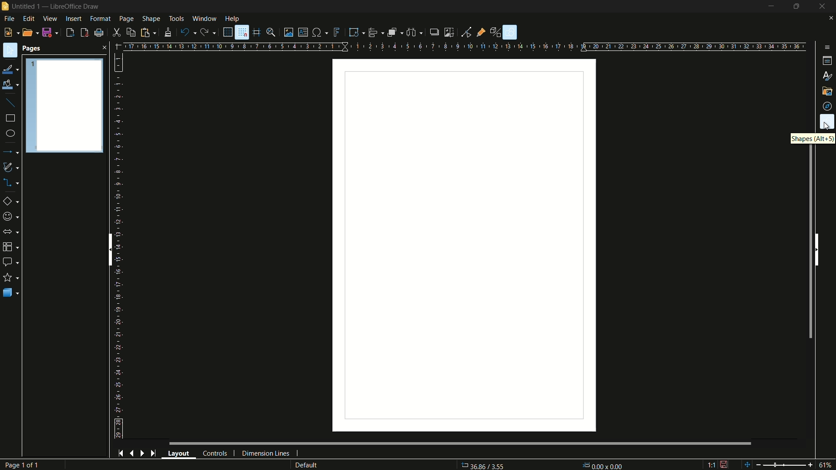 This screenshot has width=836, height=470. Describe the element at coordinates (302, 32) in the screenshot. I see `insert textbox` at that location.